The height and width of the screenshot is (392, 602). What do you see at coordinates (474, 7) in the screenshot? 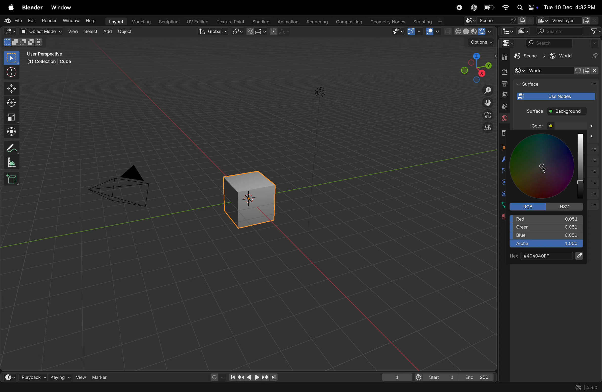
I see `chatgpt` at bounding box center [474, 7].